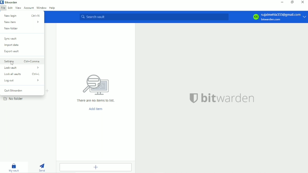 The image size is (308, 173). Describe the element at coordinates (52, 8) in the screenshot. I see `Help` at that location.